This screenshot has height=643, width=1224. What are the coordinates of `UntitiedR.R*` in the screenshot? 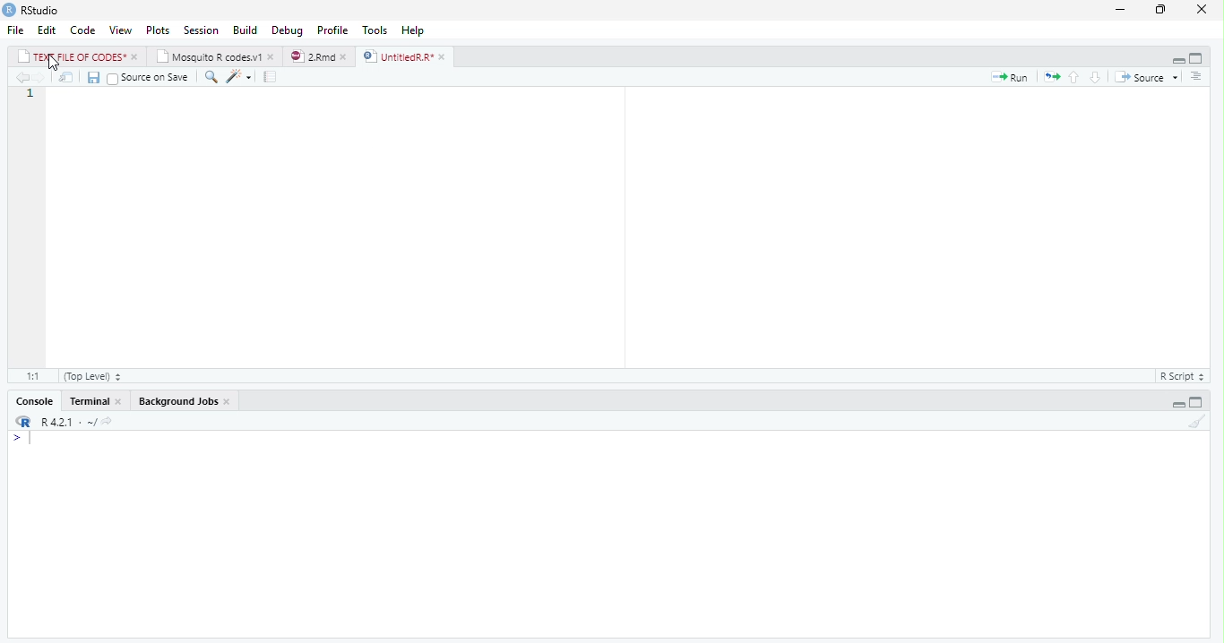 It's located at (407, 56).